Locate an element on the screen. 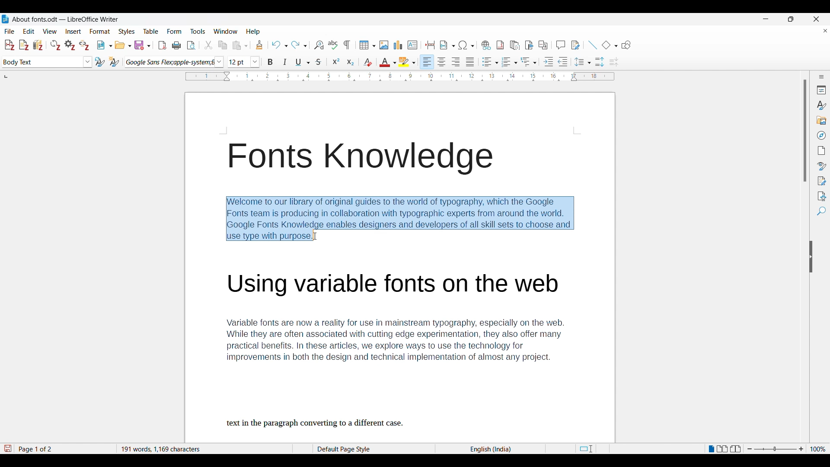 This screenshot has height=467, width=830. Accessibility check is located at coordinates (822, 196).